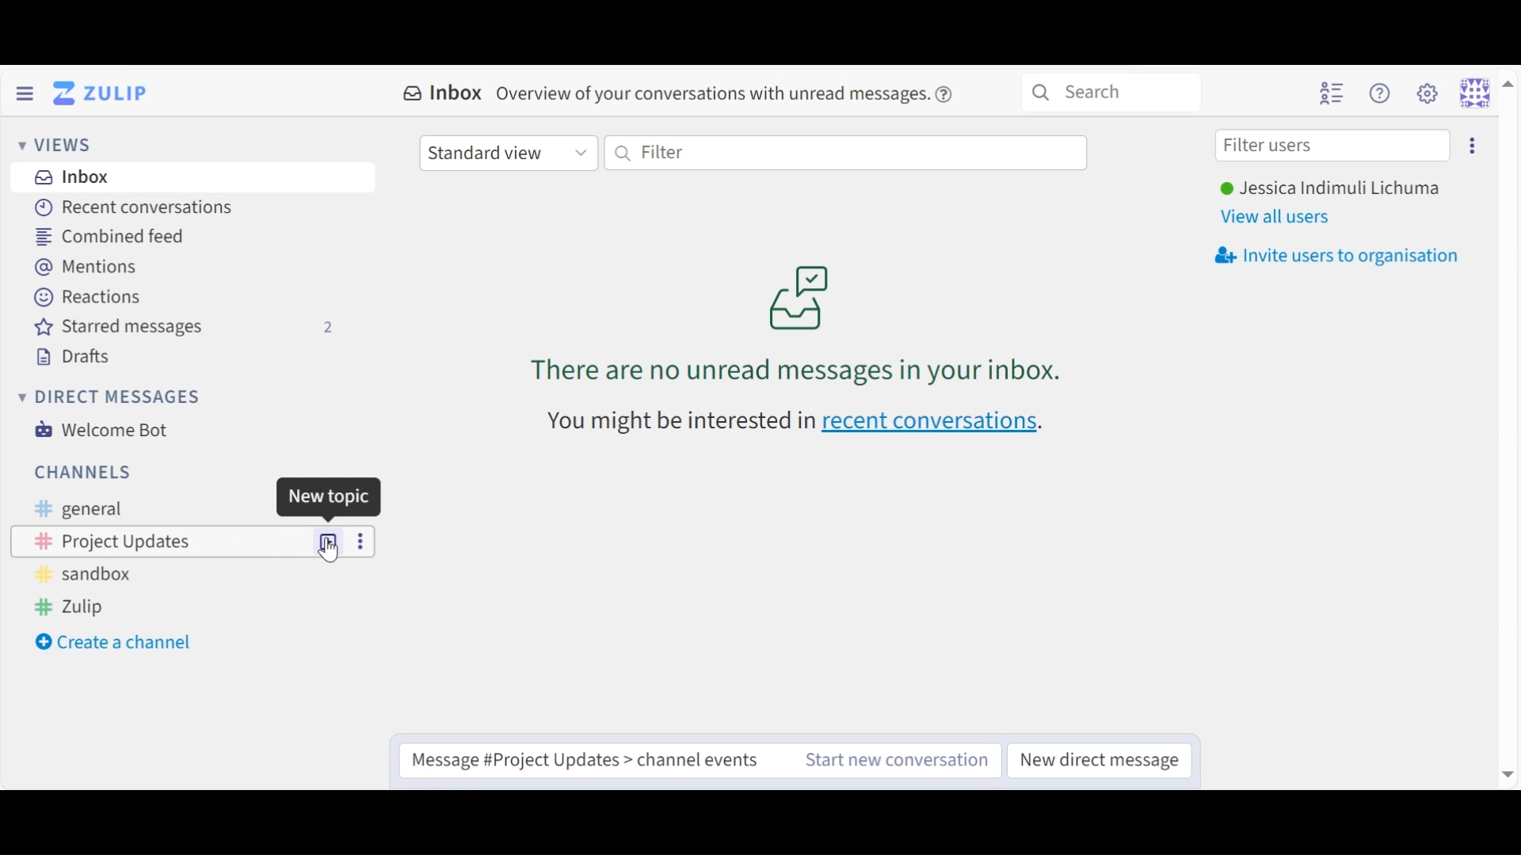  What do you see at coordinates (800, 322) in the screenshot?
I see `no unread messages` at bounding box center [800, 322].